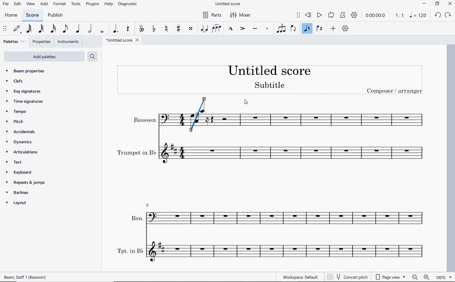 The width and height of the screenshot is (455, 282). Describe the element at coordinates (29, 71) in the screenshot. I see `beam properties` at that location.